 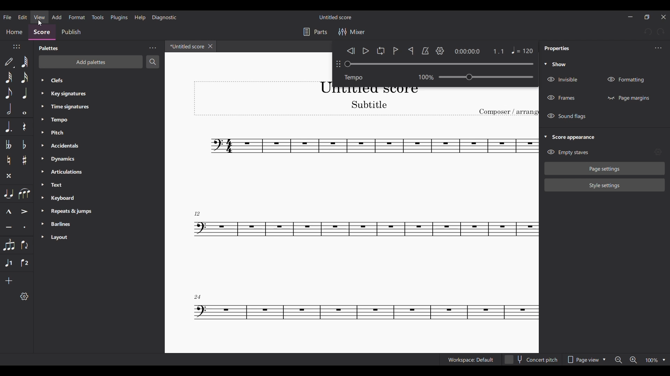 What do you see at coordinates (91, 146) in the screenshot?
I see `Accidentals` at bounding box center [91, 146].